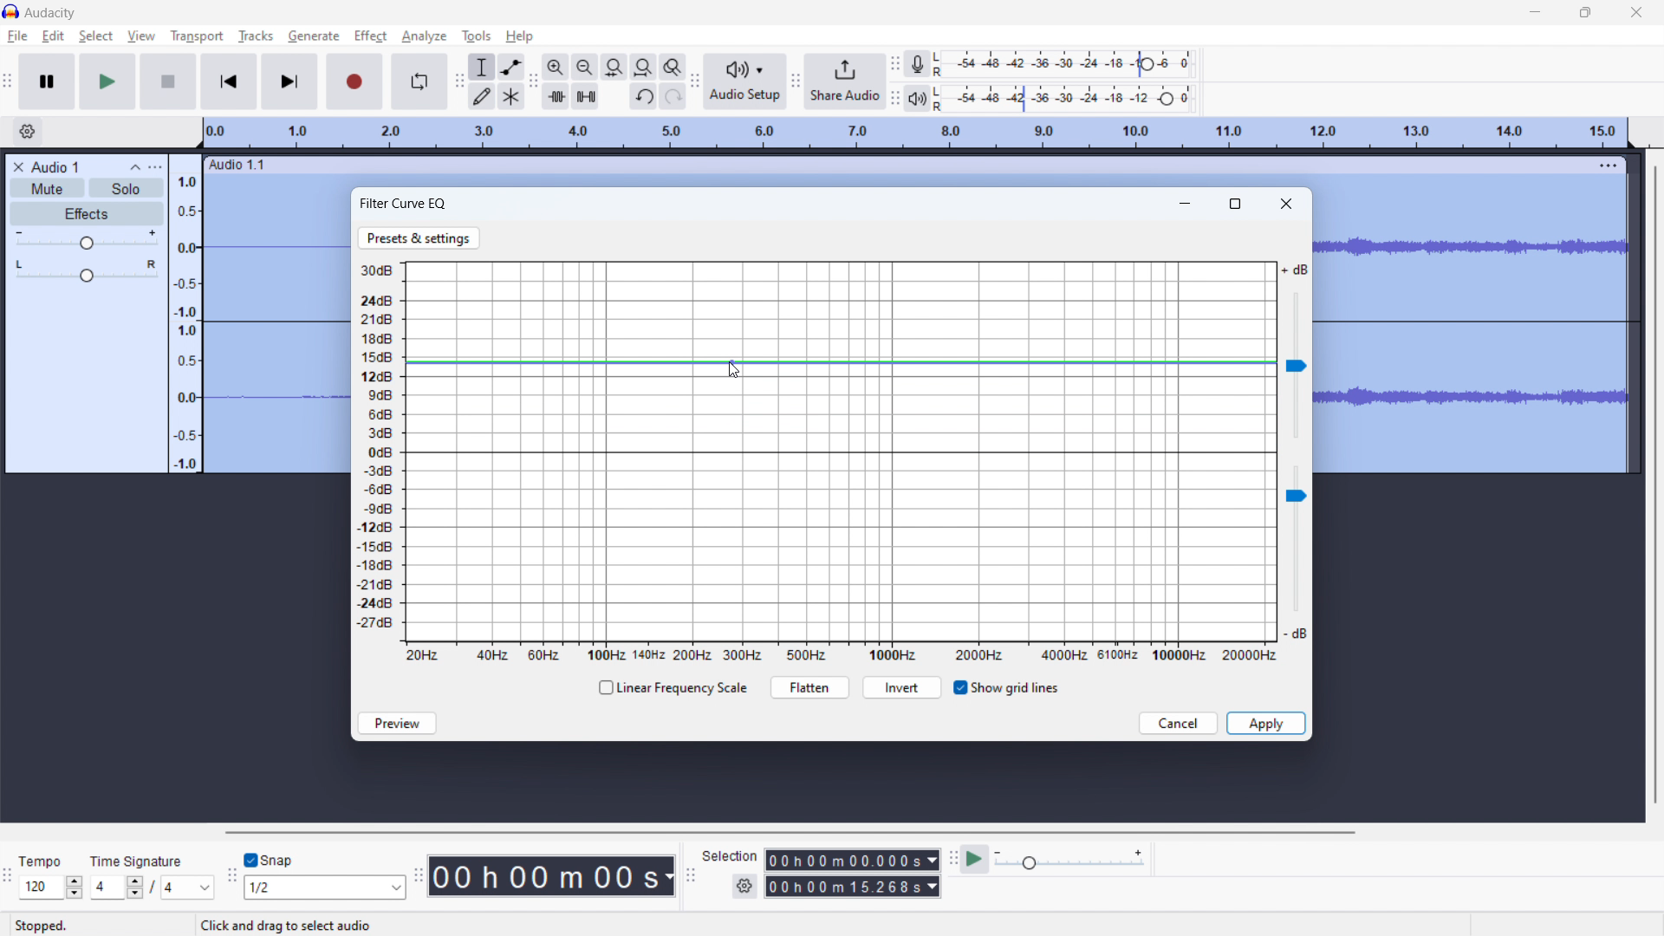 The width and height of the screenshot is (1664, 936). Describe the element at coordinates (88, 214) in the screenshot. I see `effects` at that location.